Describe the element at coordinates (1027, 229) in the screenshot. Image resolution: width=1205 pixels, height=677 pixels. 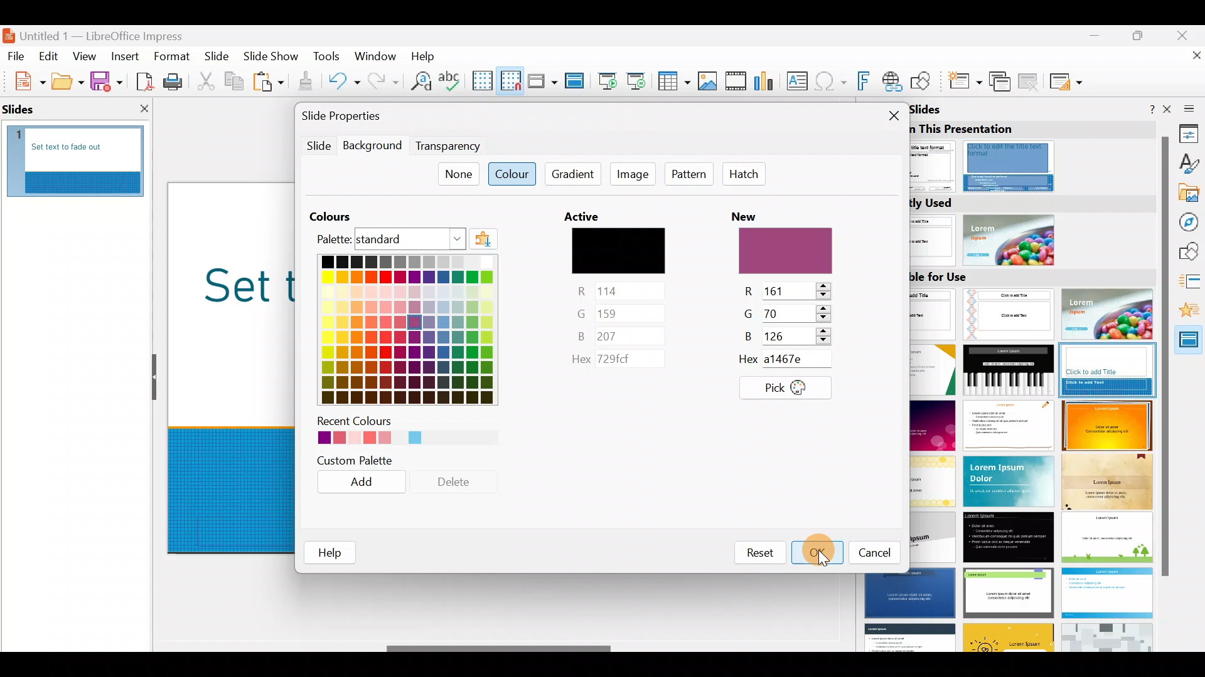
I see `Recently used` at that location.